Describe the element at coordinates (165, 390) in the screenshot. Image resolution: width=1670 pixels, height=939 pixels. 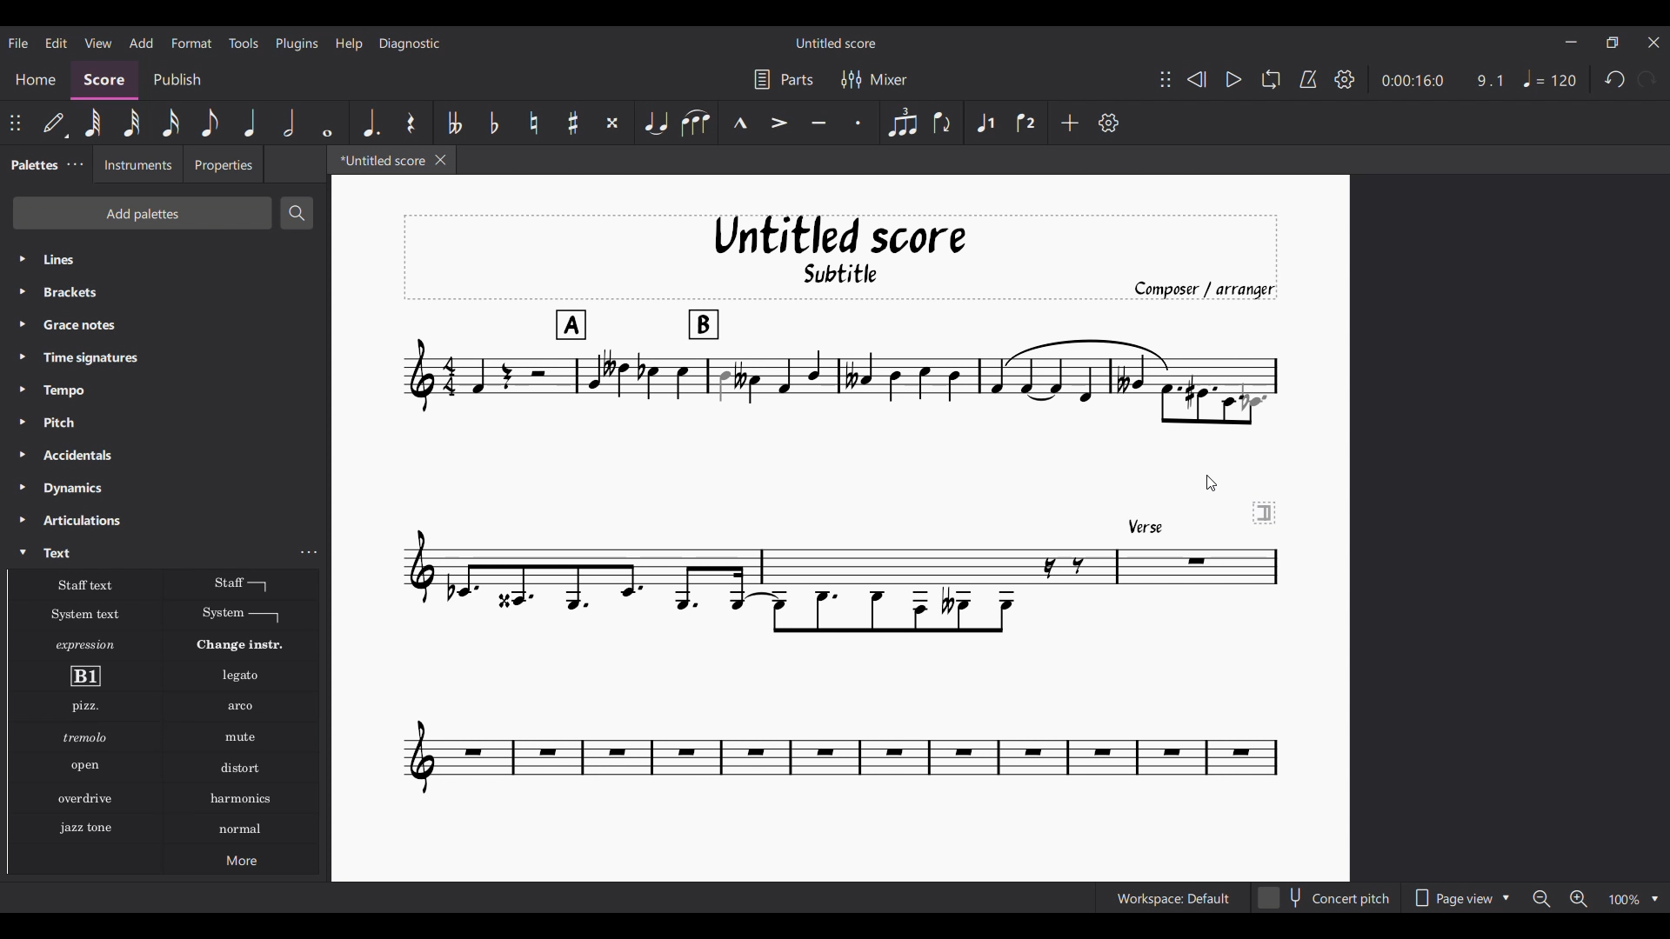
I see `Tempo` at that location.